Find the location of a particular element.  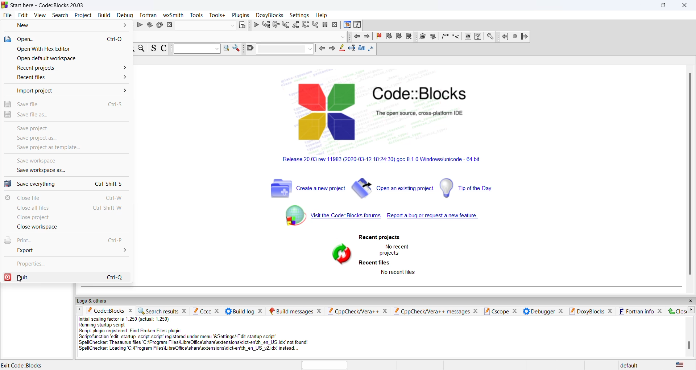

break debugger is located at coordinates (326, 24).